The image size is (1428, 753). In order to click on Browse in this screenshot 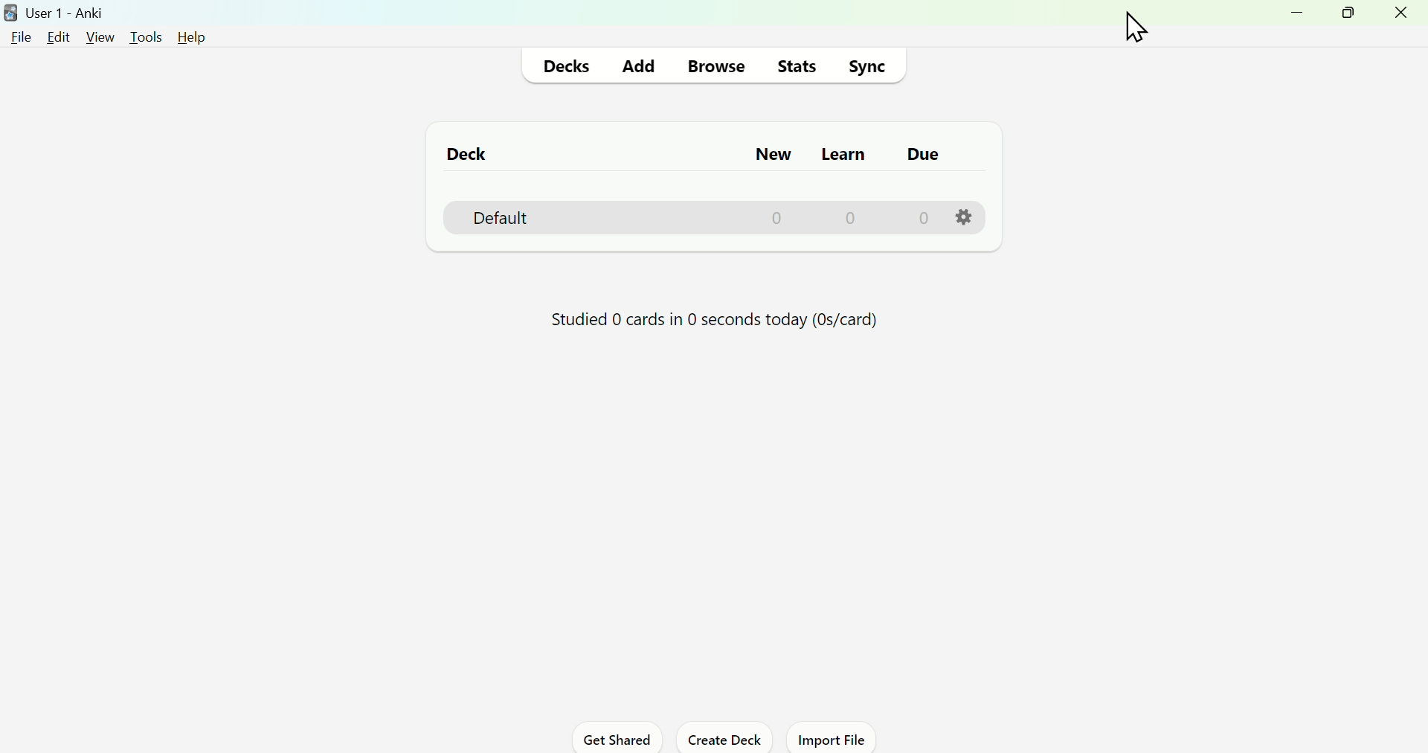, I will do `click(716, 67)`.